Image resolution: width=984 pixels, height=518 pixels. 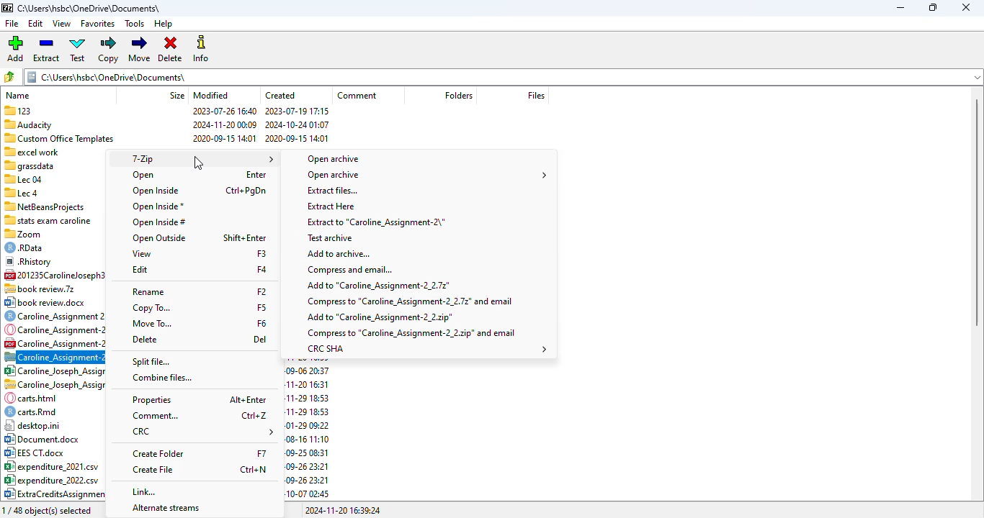 What do you see at coordinates (54, 467) in the screenshot?
I see `expenditure_2021.csv. 502 2023-10-06 15:41 2023-09-26 23:21` at bounding box center [54, 467].